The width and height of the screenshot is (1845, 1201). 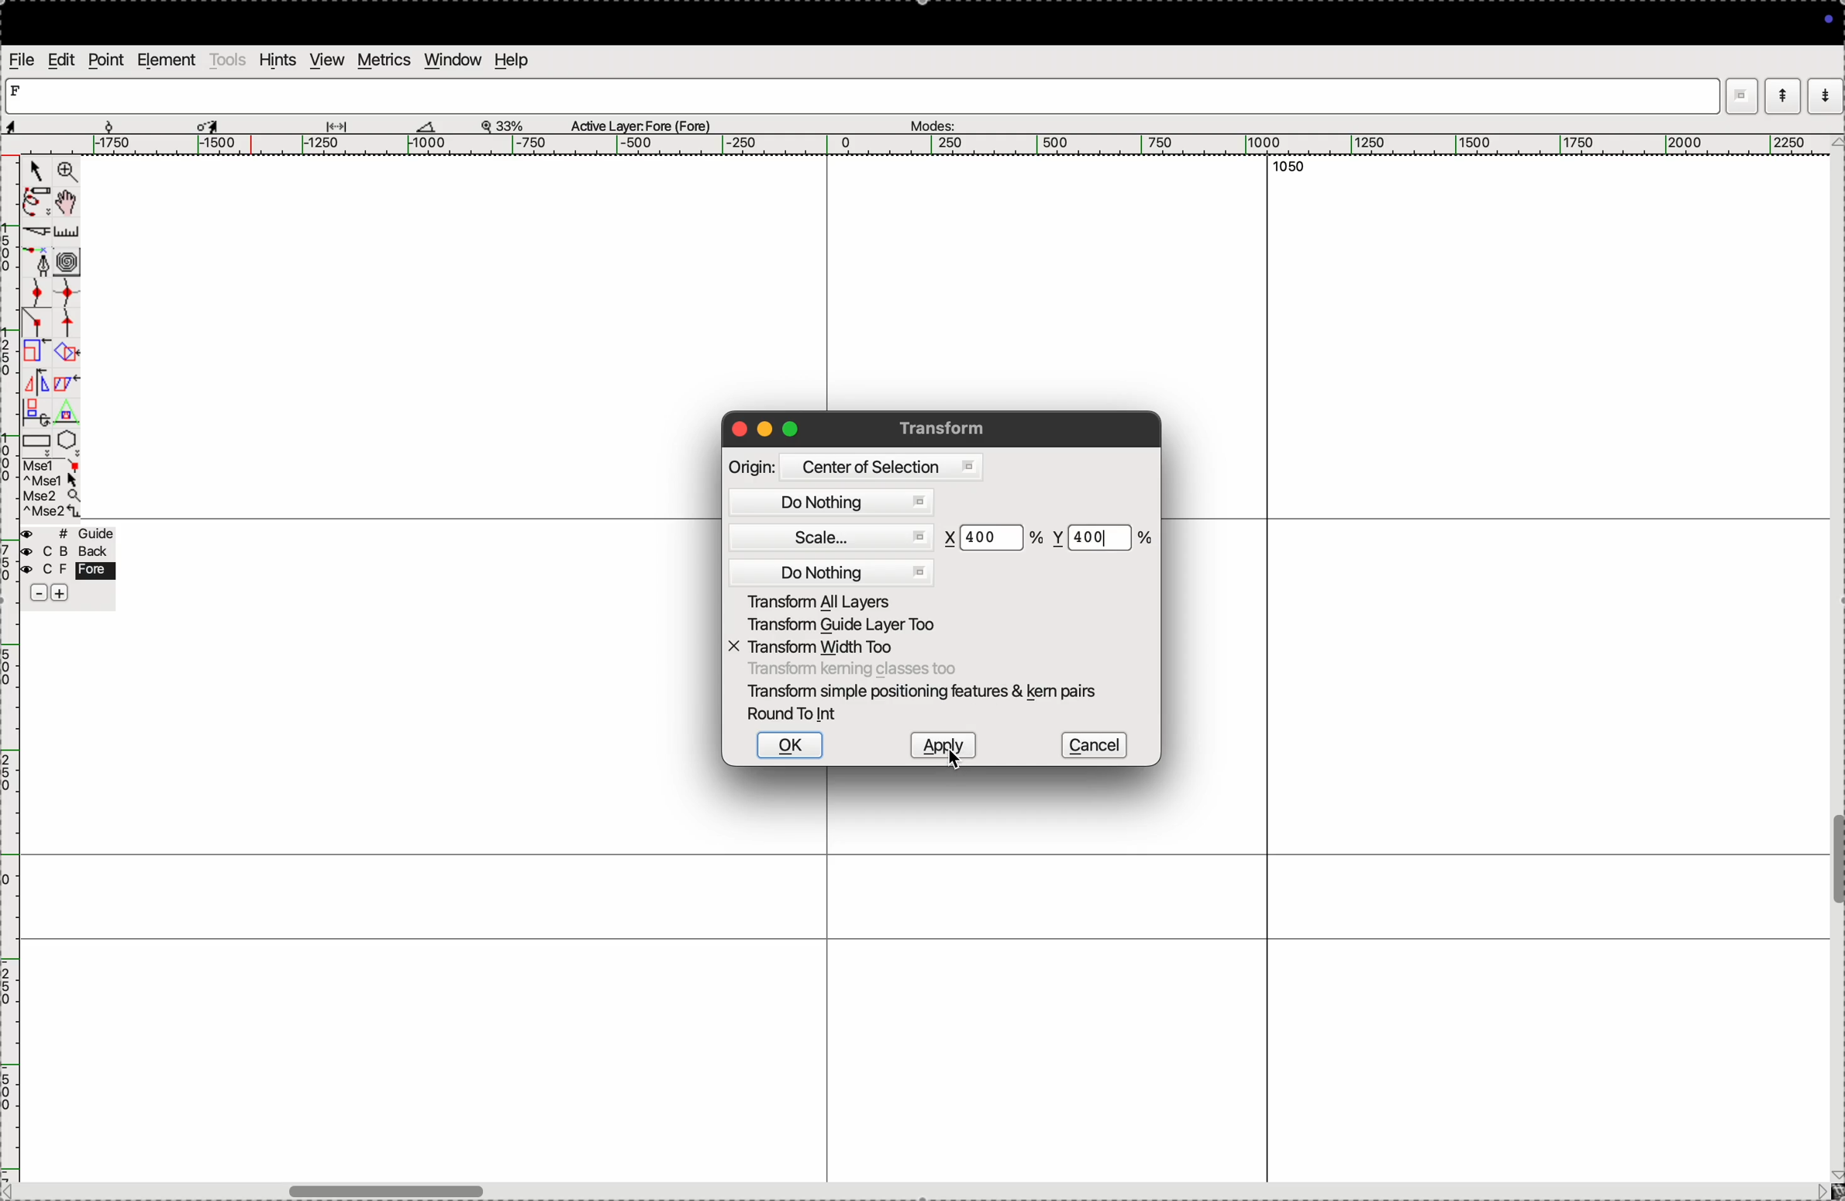 What do you see at coordinates (453, 60) in the screenshot?
I see `window` at bounding box center [453, 60].